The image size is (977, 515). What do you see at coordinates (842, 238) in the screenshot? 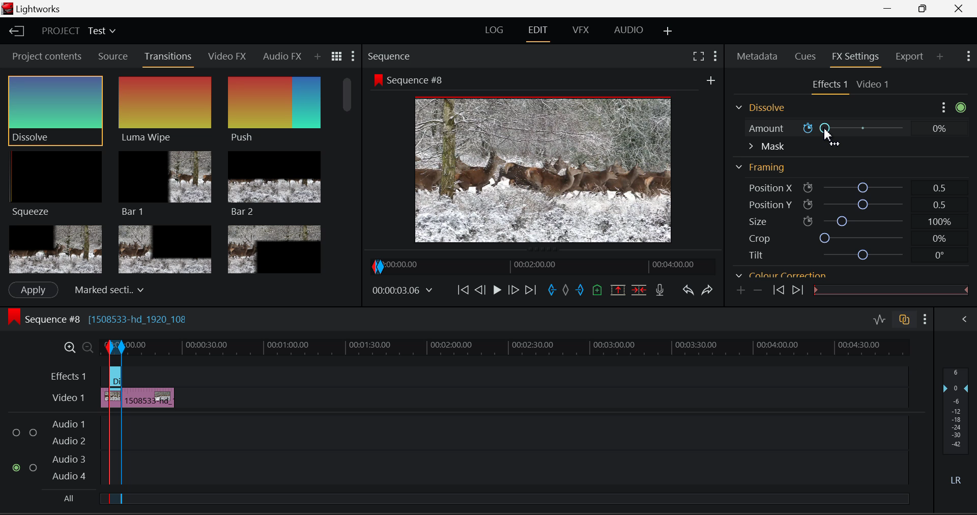
I see `Crop` at bounding box center [842, 238].